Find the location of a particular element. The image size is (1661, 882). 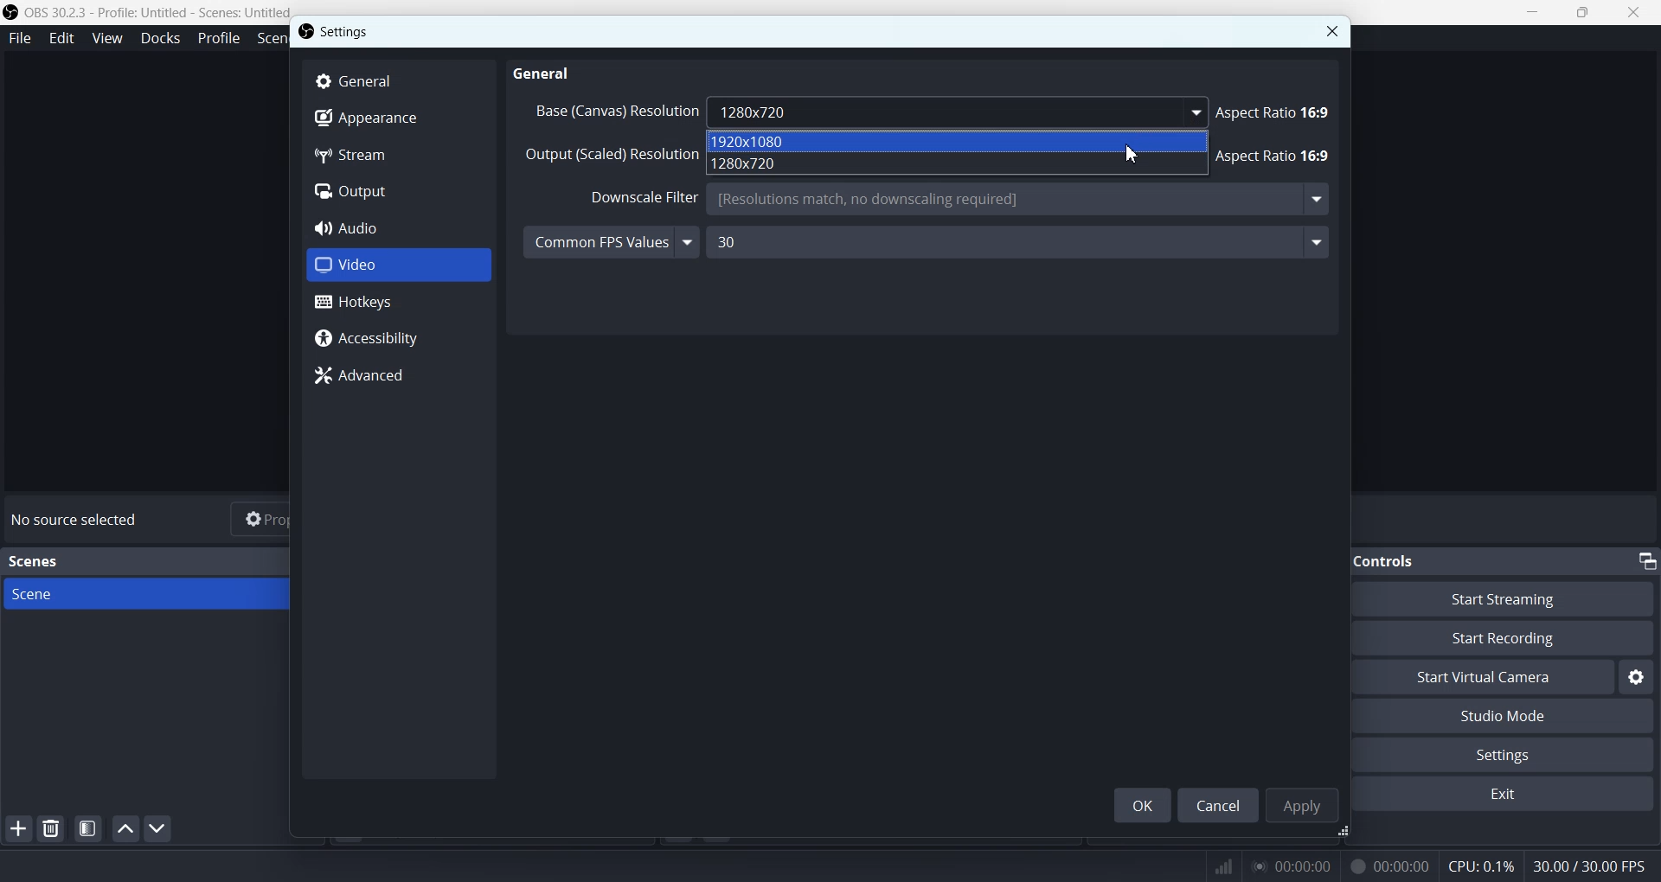

1280x720 is located at coordinates (958, 164).